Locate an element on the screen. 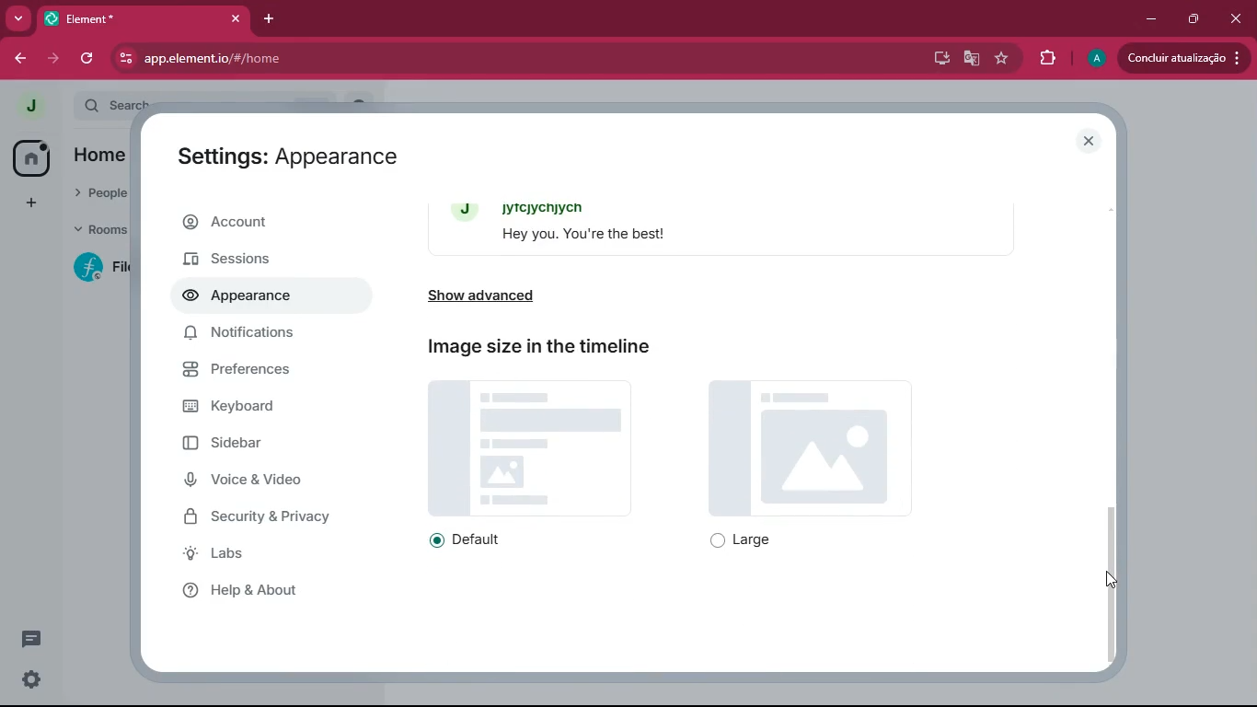 The width and height of the screenshot is (1257, 707). close is located at coordinates (1233, 17).